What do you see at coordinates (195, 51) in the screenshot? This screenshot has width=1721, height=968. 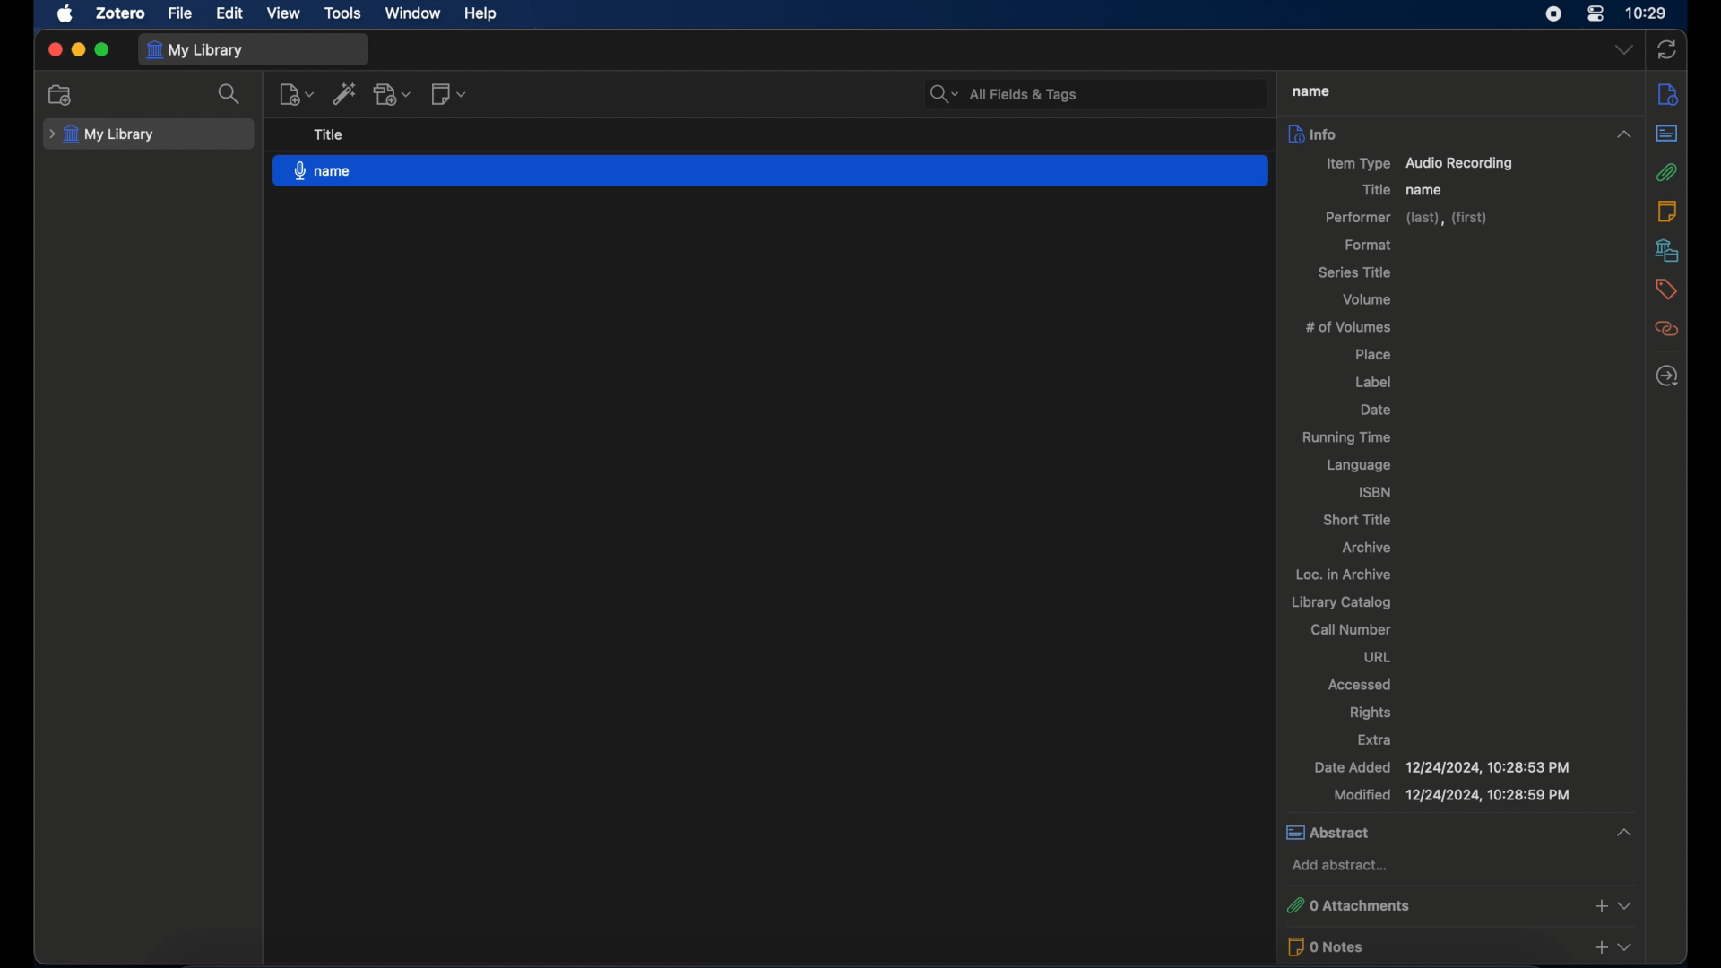 I see `my library` at bounding box center [195, 51].